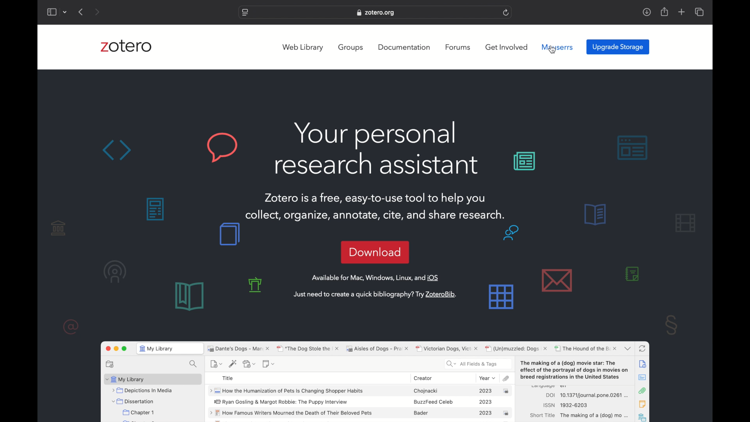 The image size is (750, 422). I want to click on zotero, so click(126, 47).